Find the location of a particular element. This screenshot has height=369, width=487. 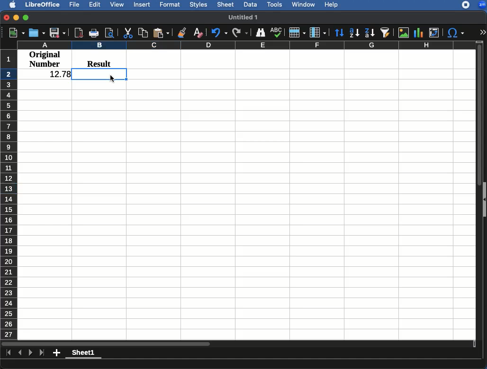

Untitled1 is located at coordinates (244, 17).